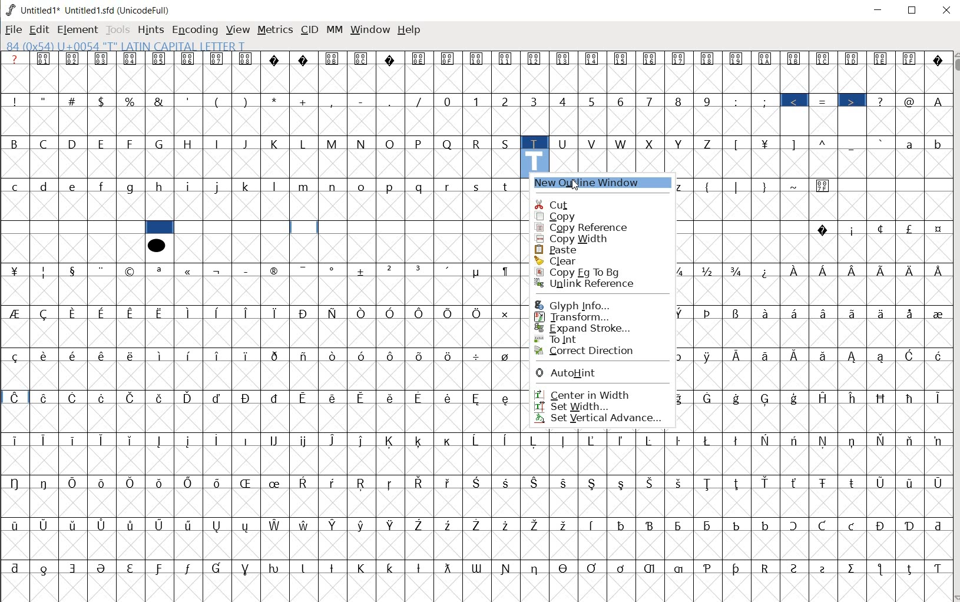 The width and height of the screenshot is (960, 602). What do you see at coordinates (592, 100) in the screenshot?
I see `5` at bounding box center [592, 100].